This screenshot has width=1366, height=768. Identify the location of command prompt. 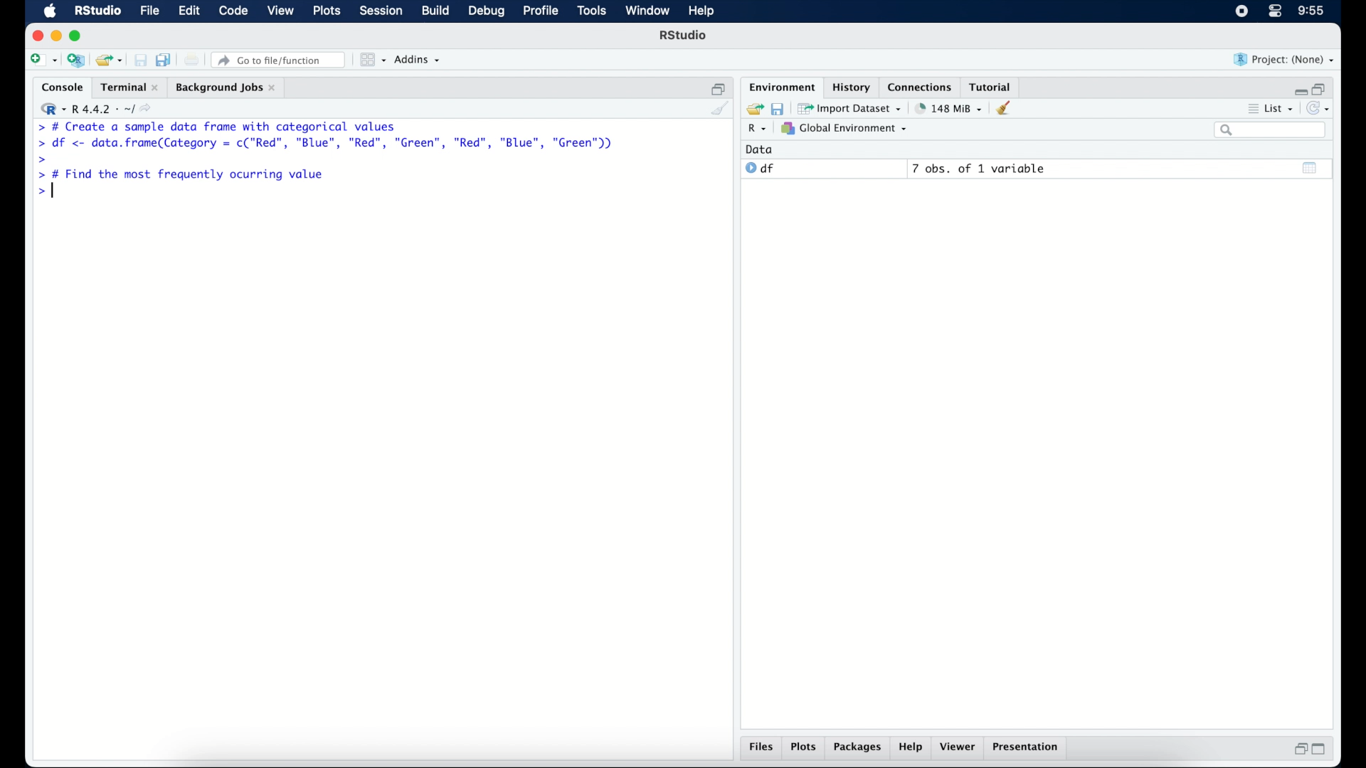
(46, 192).